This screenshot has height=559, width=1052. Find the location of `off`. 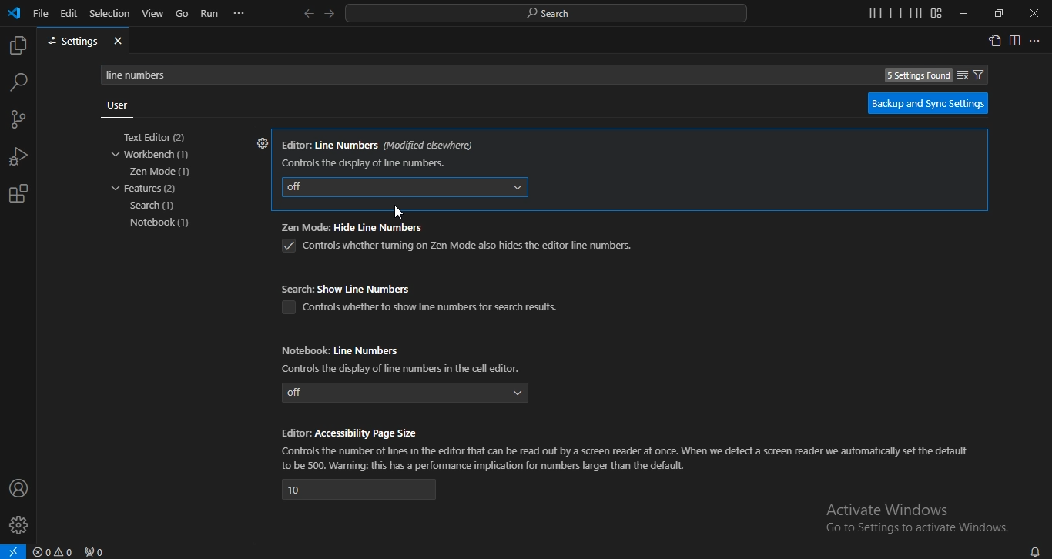

off is located at coordinates (406, 393).